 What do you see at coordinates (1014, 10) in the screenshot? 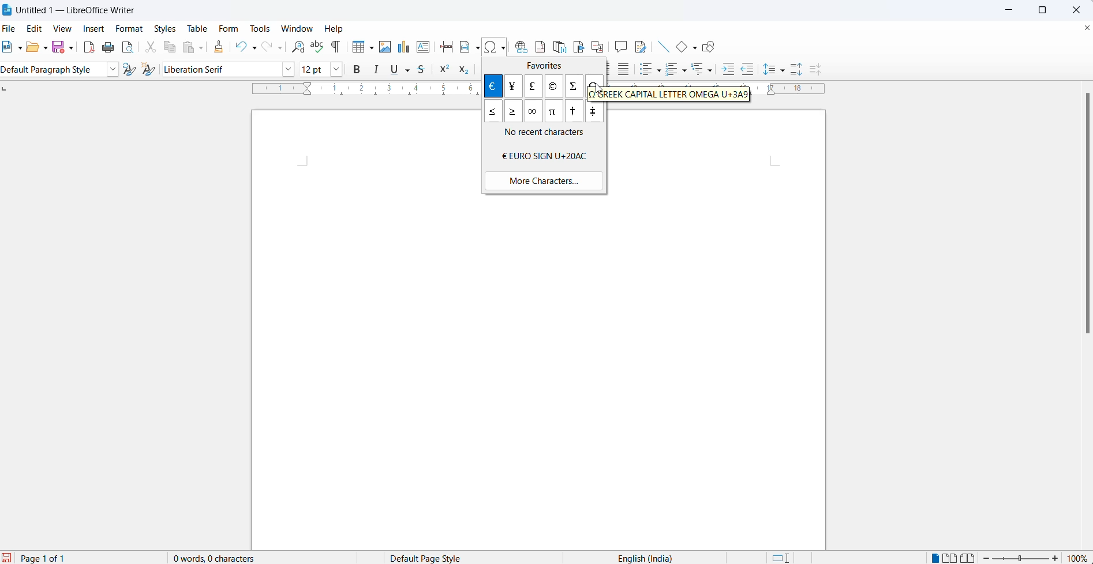
I see `minimize` at bounding box center [1014, 10].